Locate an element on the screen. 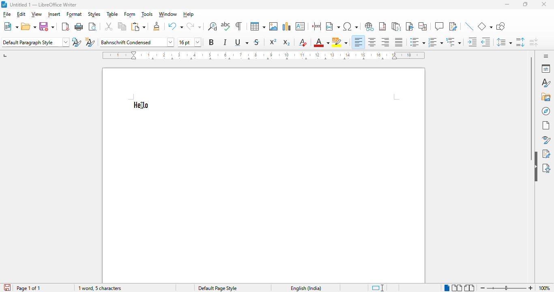  decrease paragraph spacing is located at coordinates (534, 43).